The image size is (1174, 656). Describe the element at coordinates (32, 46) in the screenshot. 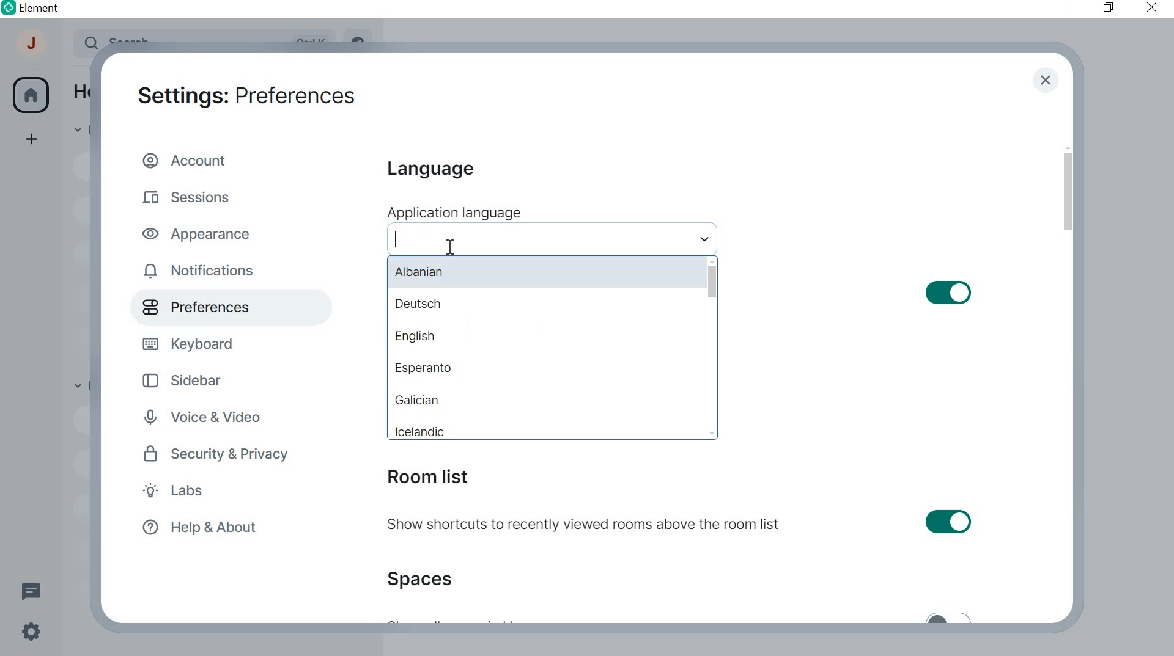

I see `ACCOUNT` at that location.